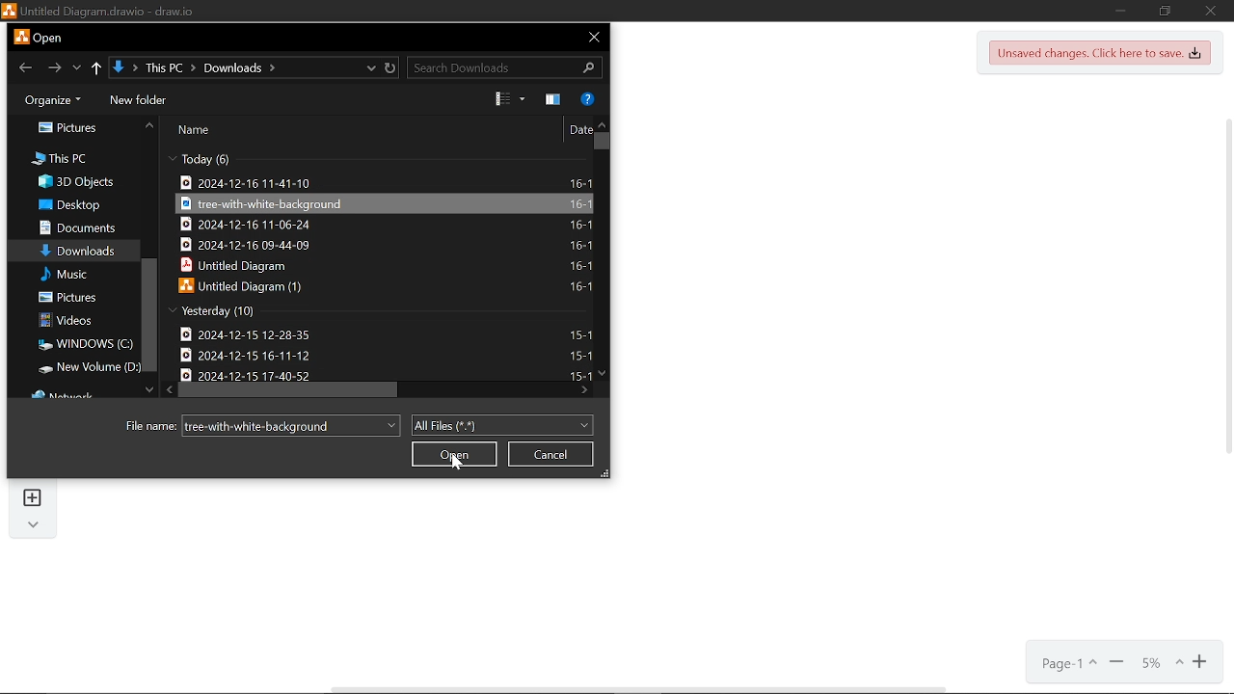 The height and width of the screenshot is (694, 1234). Describe the element at coordinates (1101, 53) in the screenshot. I see `Unsaved changes` at that location.